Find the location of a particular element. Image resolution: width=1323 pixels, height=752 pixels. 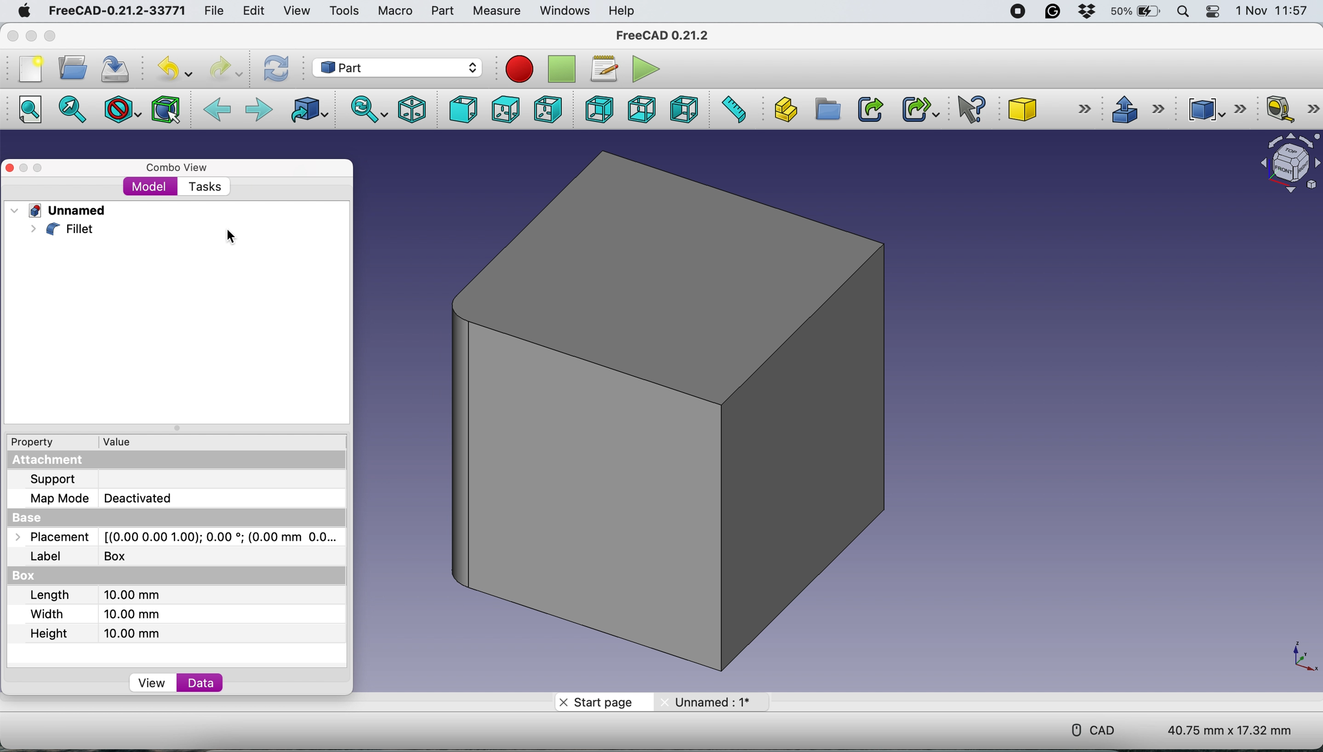

date and time is located at coordinates (1273, 11).